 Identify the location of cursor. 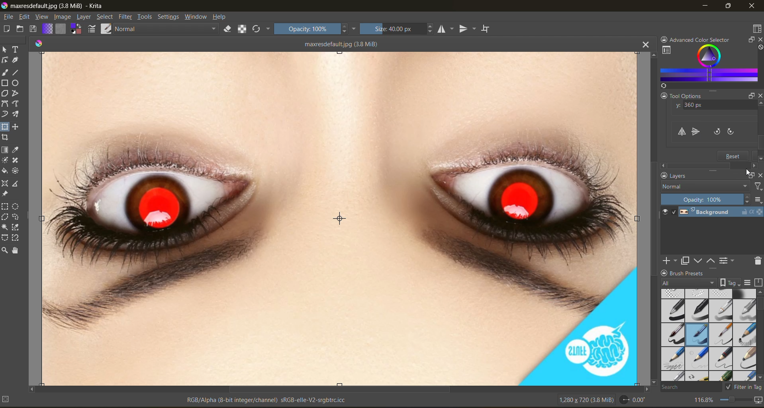
(749, 173).